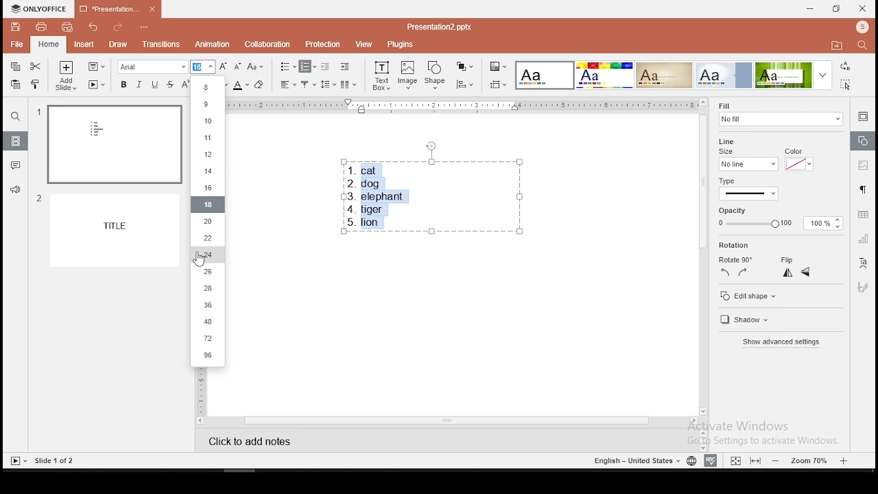  Describe the element at coordinates (16, 43) in the screenshot. I see `file` at that location.